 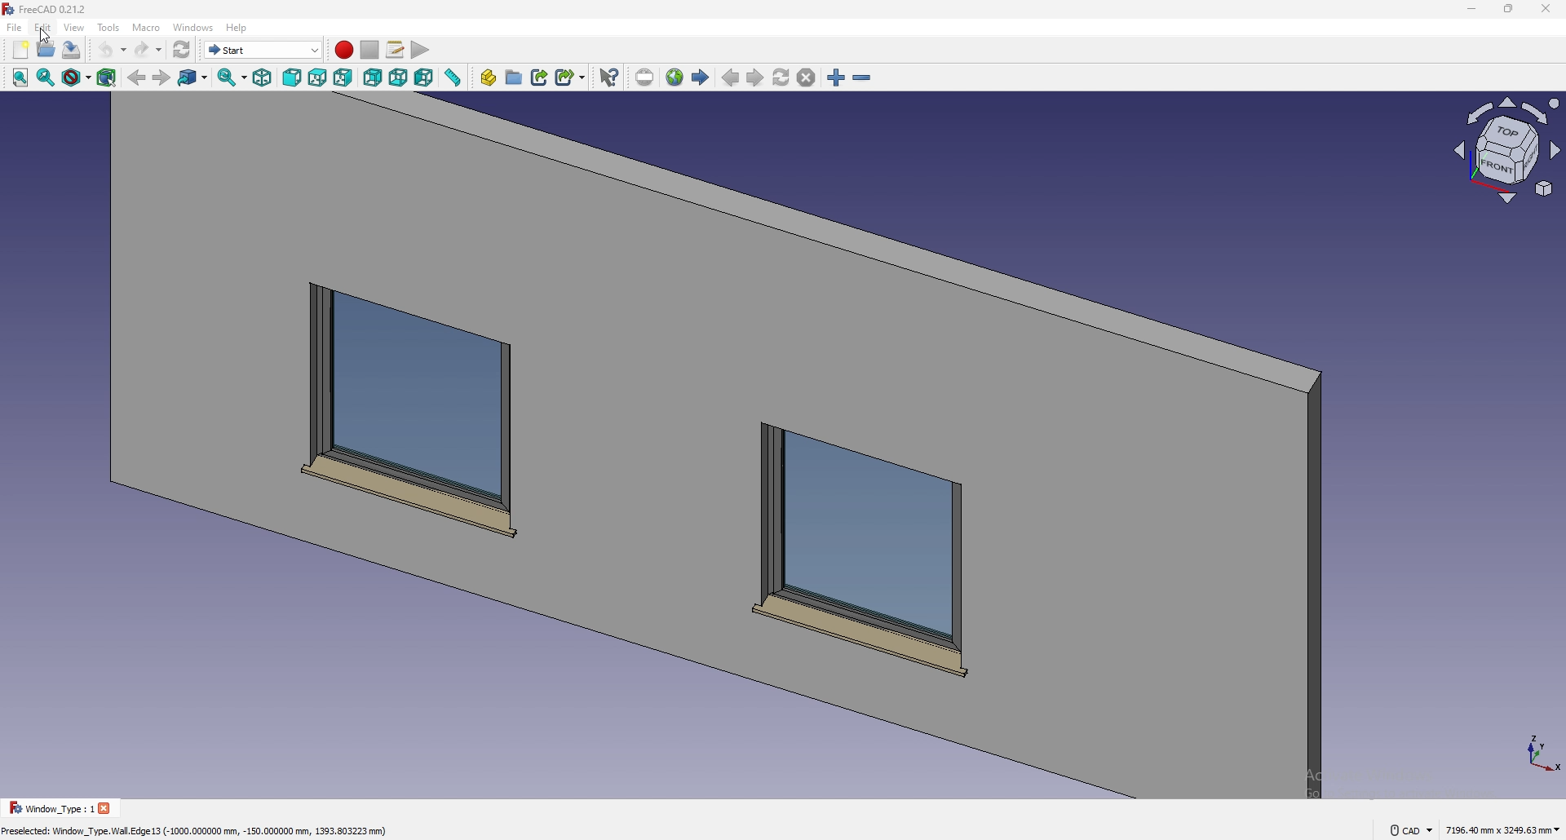 What do you see at coordinates (1506, 156) in the screenshot?
I see `view` at bounding box center [1506, 156].